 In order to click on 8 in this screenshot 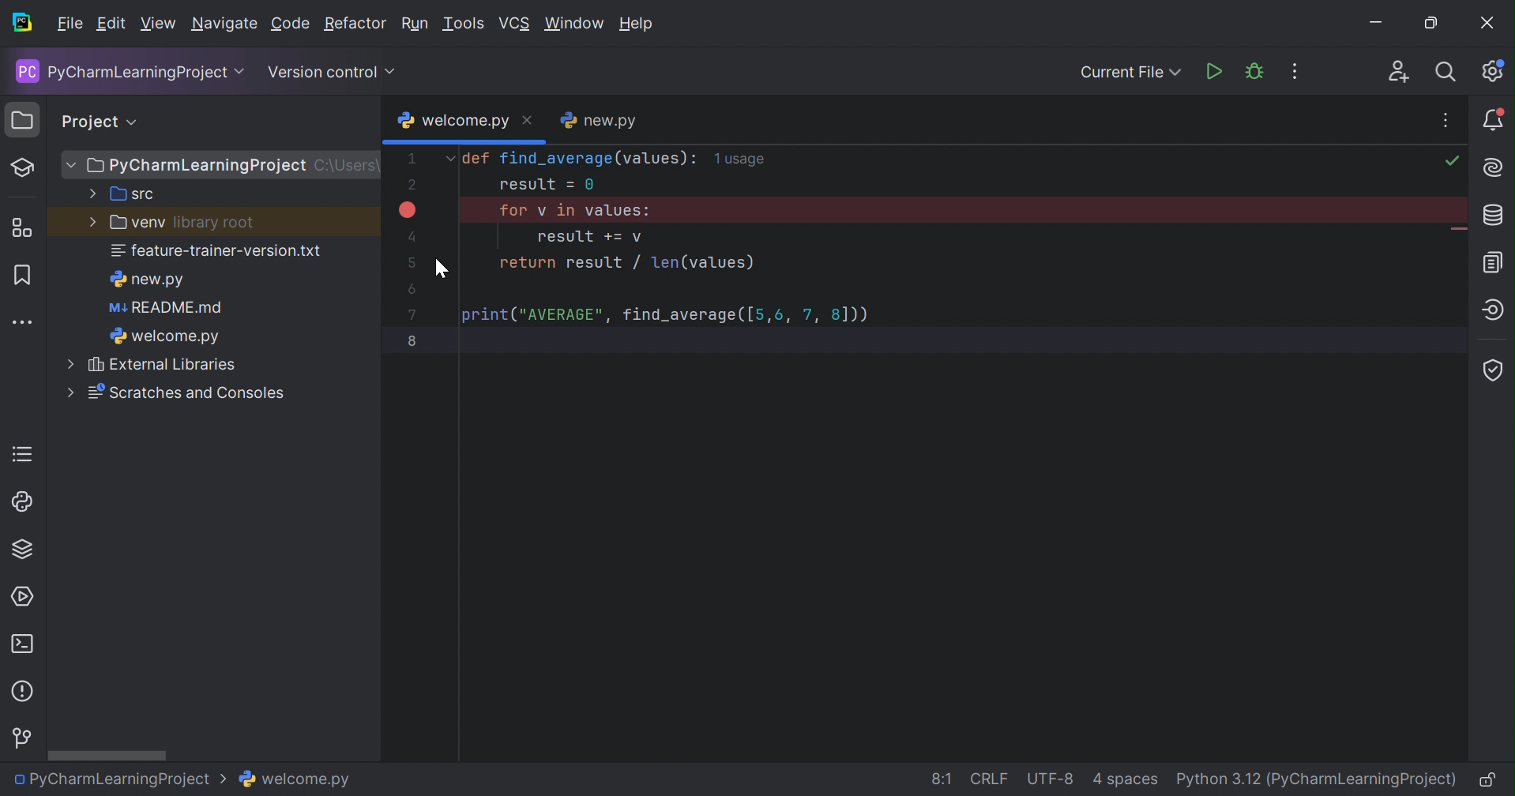, I will do `click(416, 341)`.